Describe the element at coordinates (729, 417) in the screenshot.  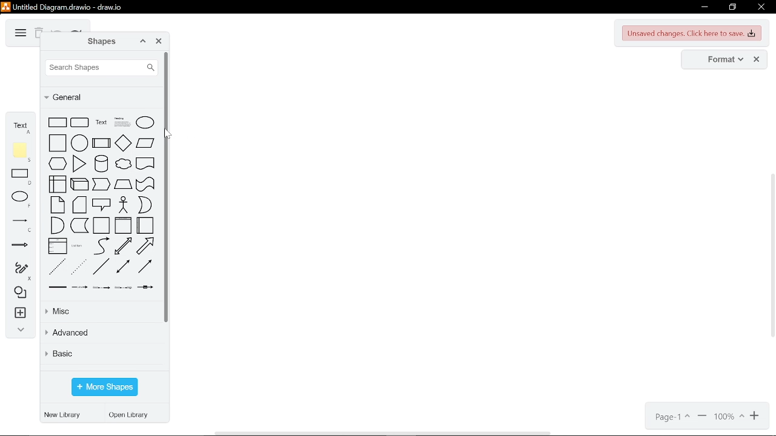
I see `current zoom` at that location.